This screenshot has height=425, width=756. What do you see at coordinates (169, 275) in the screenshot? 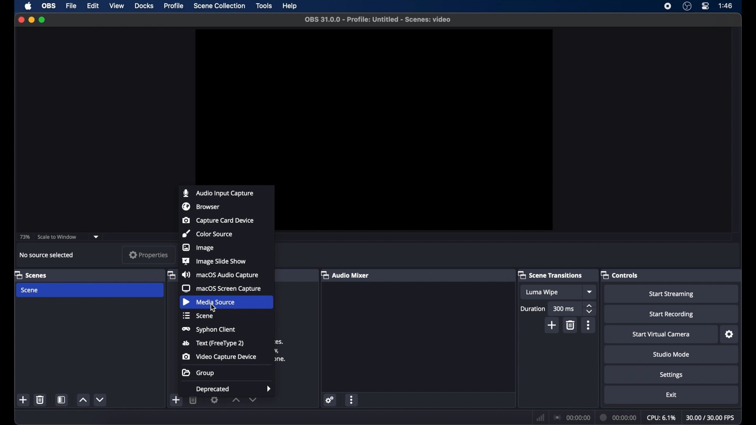
I see `obscure icon` at bounding box center [169, 275].